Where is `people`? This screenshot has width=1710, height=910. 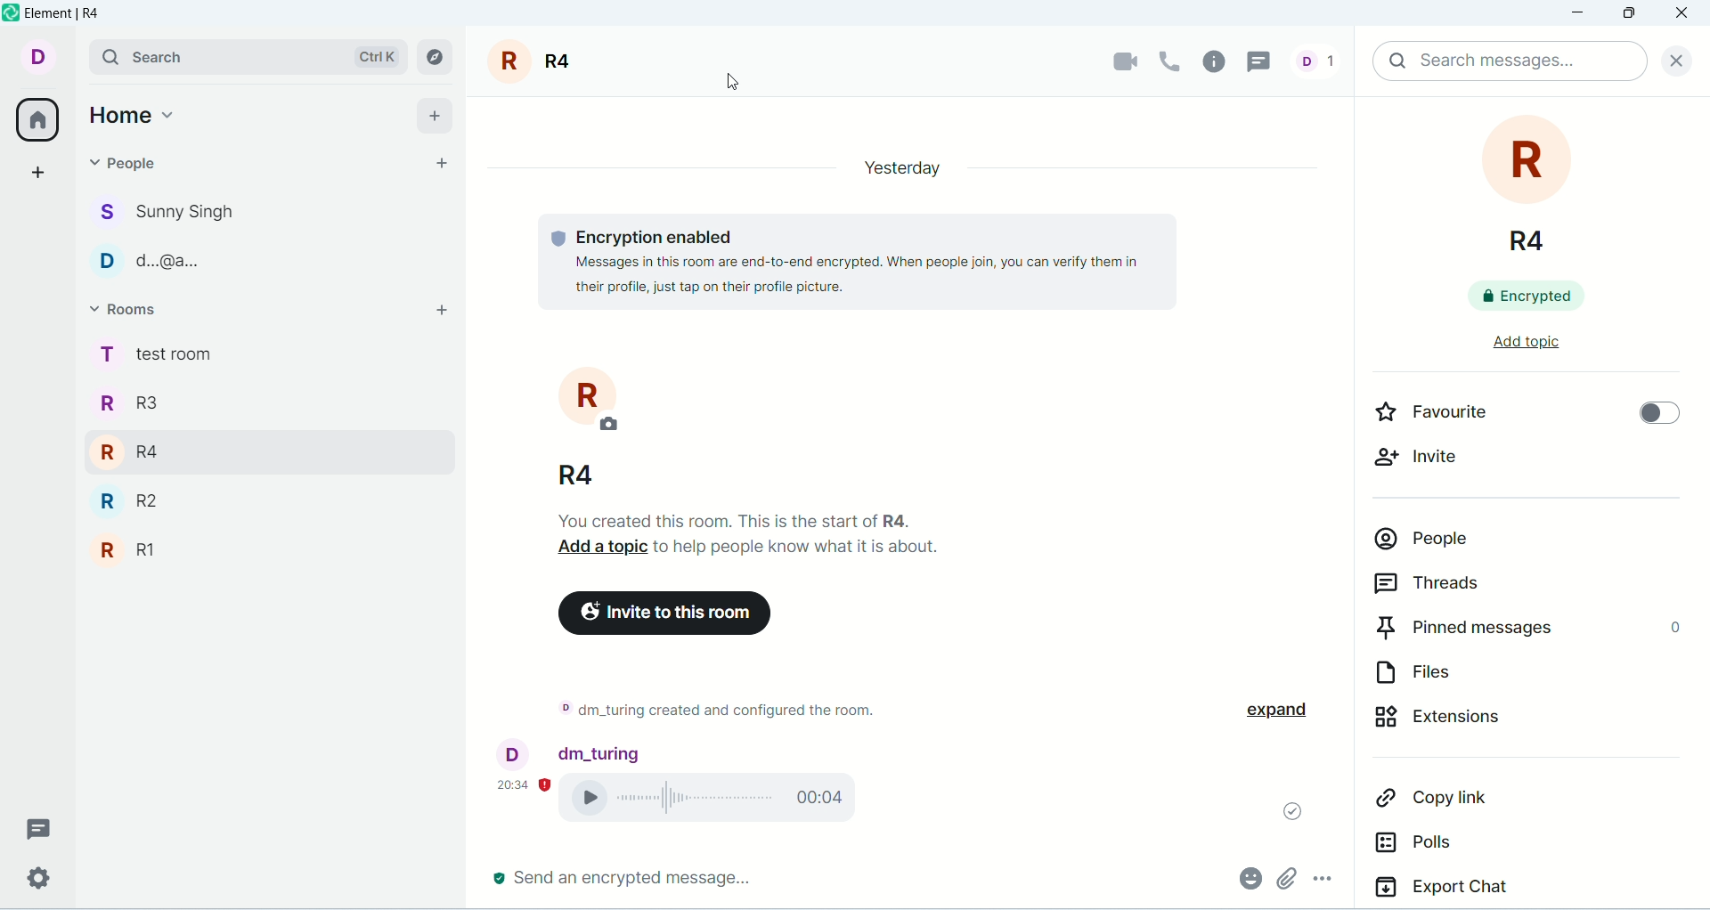
people is located at coordinates (169, 238).